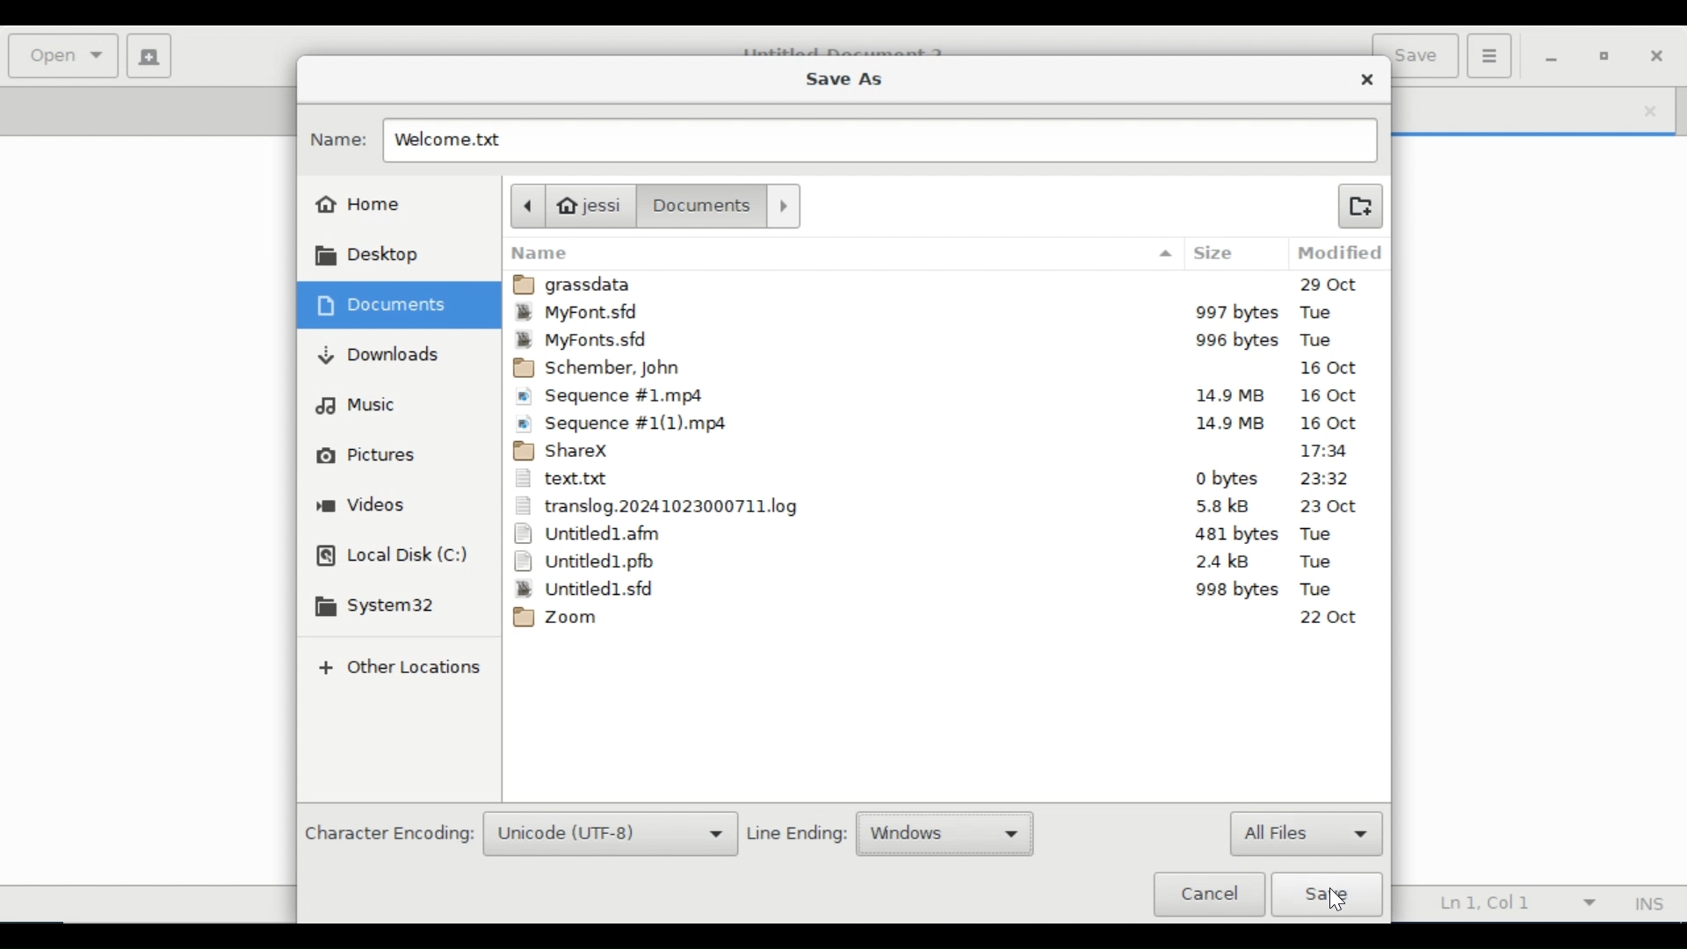  What do you see at coordinates (938, 589) in the screenshot?
I see `Untitled1.sfd` at bounding box center [938, 589].